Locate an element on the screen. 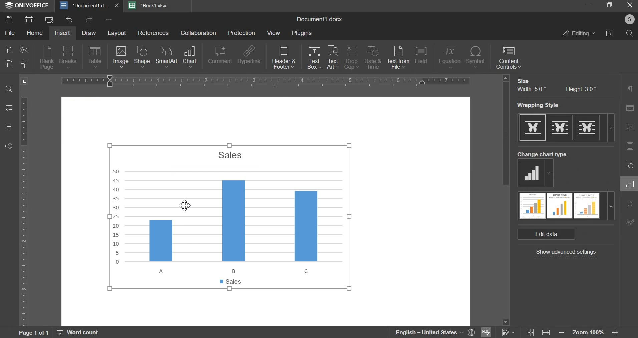  chart is located at coordinates (230, 216).